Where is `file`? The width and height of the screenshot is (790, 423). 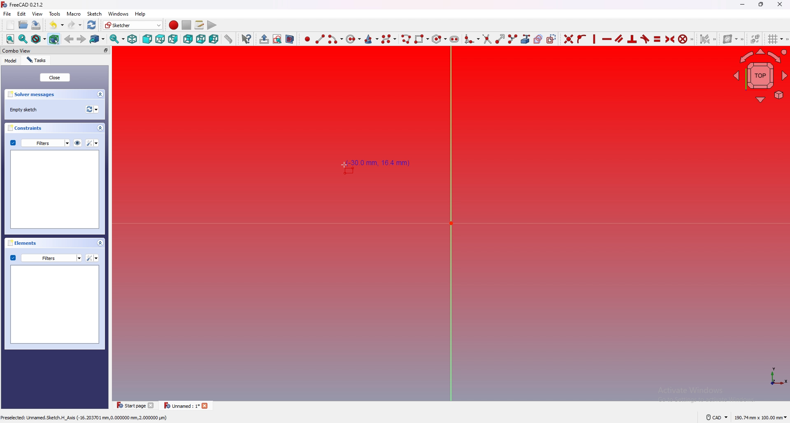 file is located at coordinates (7, 14).